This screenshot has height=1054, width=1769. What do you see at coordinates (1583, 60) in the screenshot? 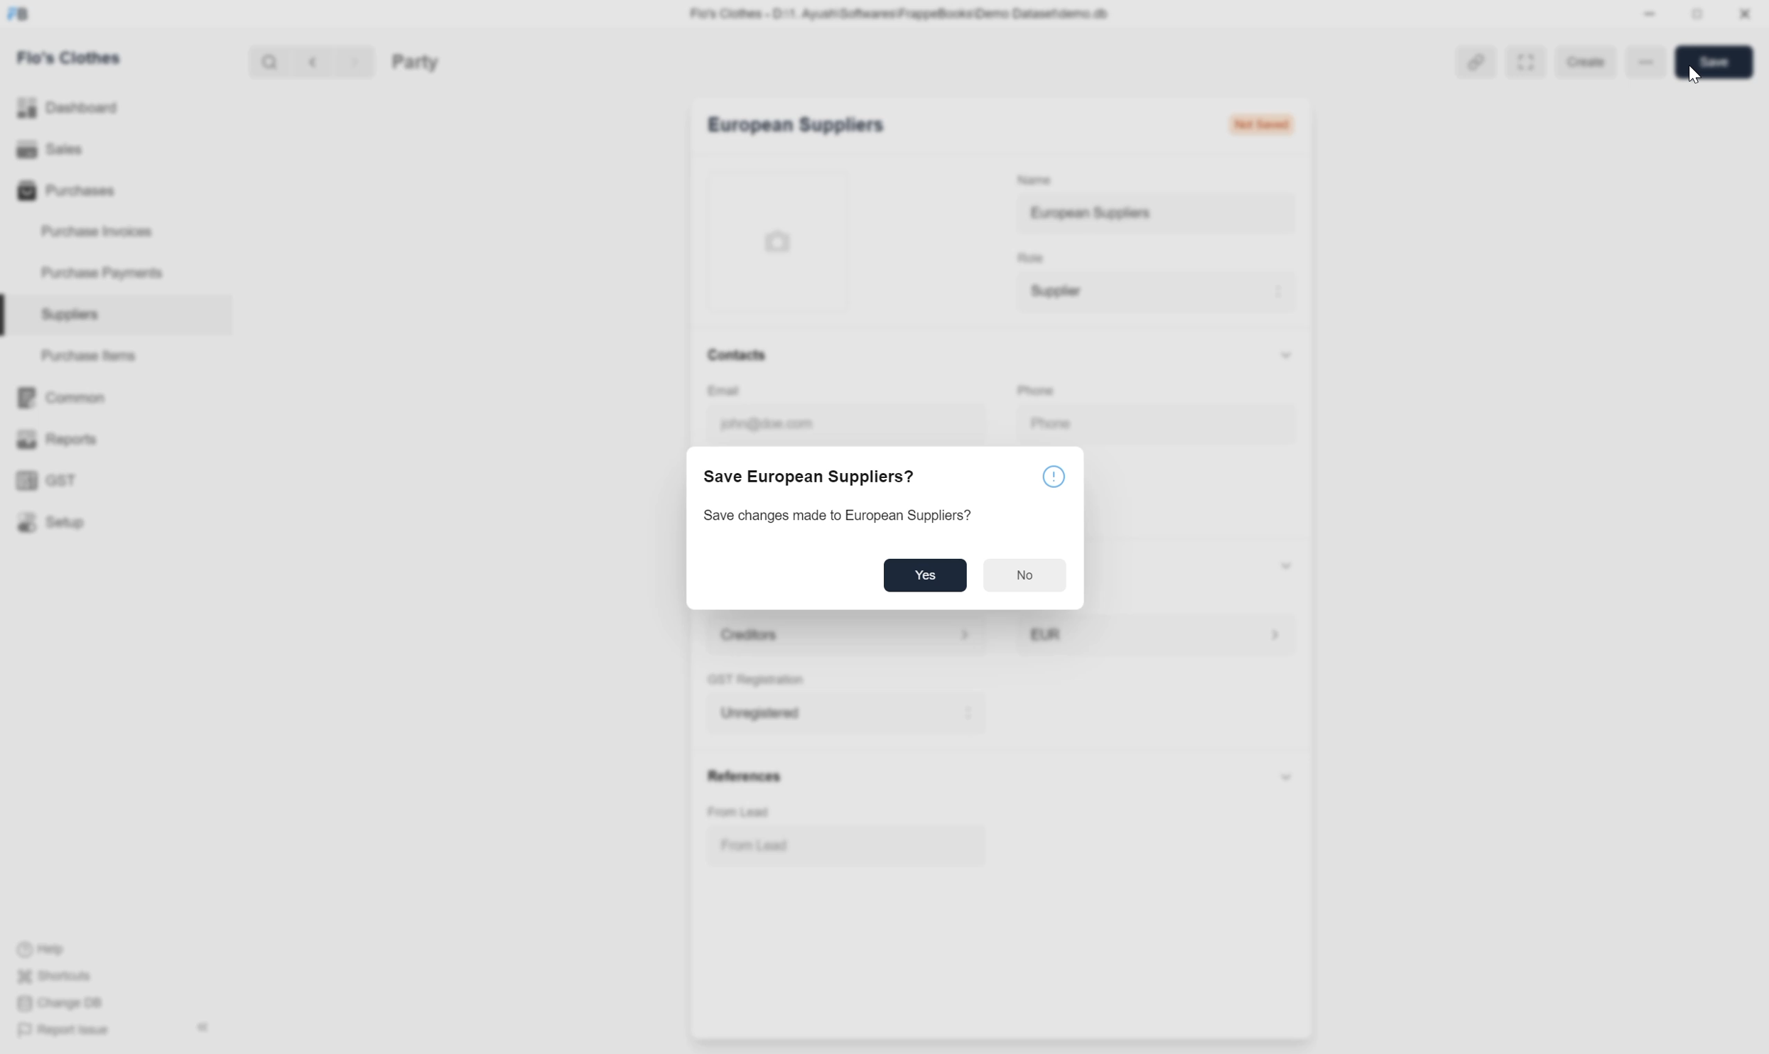
I see `create` at bounding box center [1583, 60].